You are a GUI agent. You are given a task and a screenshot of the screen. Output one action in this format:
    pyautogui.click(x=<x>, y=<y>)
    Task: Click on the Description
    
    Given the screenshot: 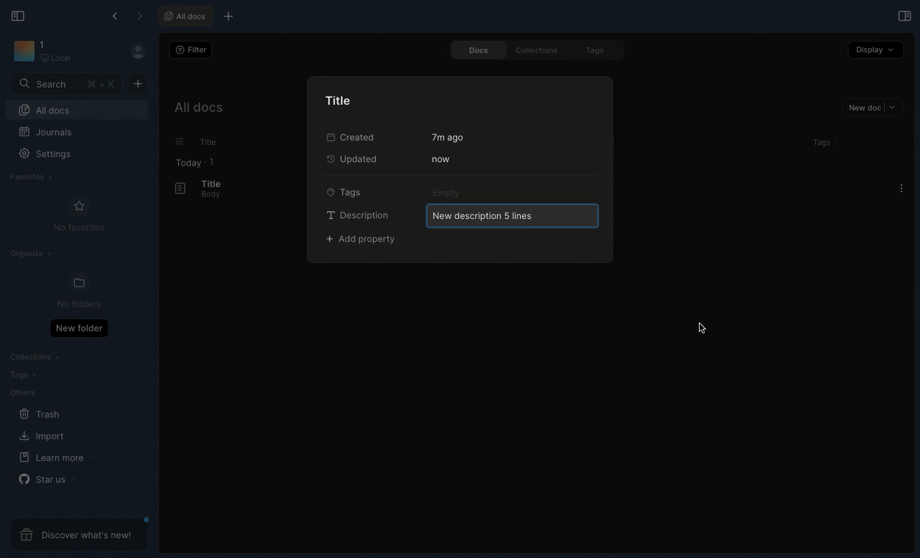 What is the action you would take?
    pyautogui.click(x=358, y=215)
    